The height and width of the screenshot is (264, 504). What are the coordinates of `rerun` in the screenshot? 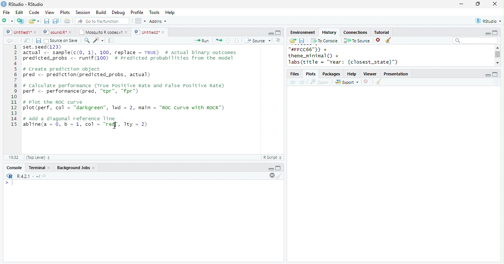 It's located at (219, 40).